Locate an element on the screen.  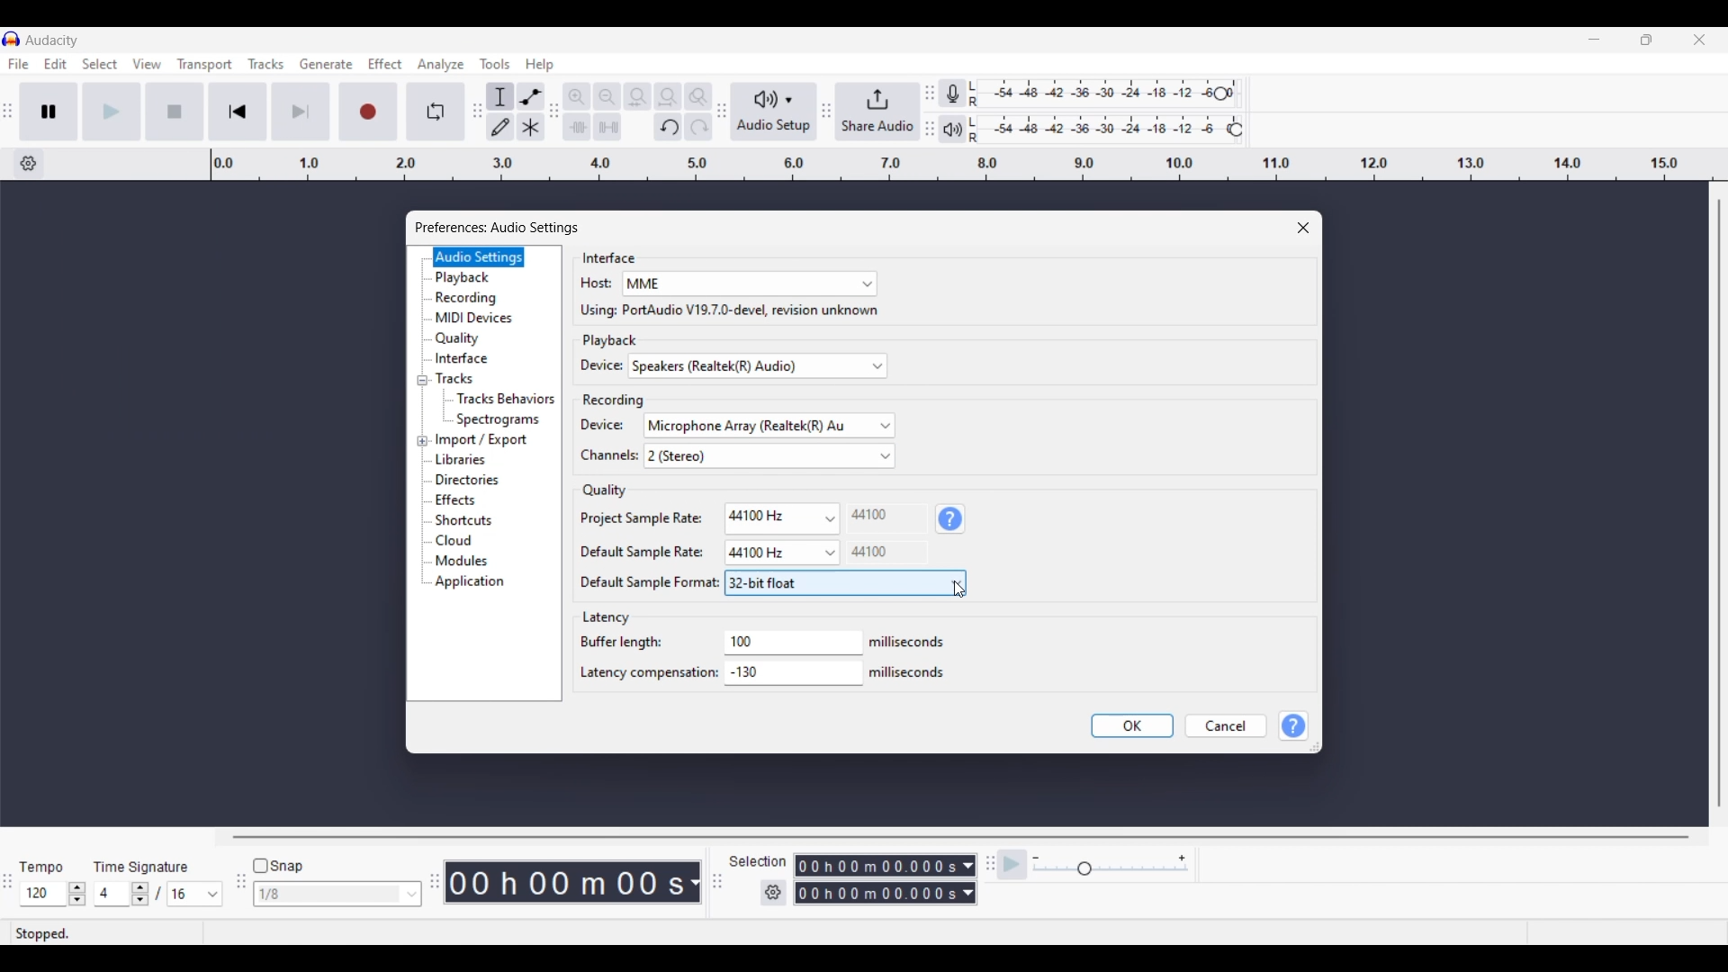
Recording is located at coordinates (481, 298).